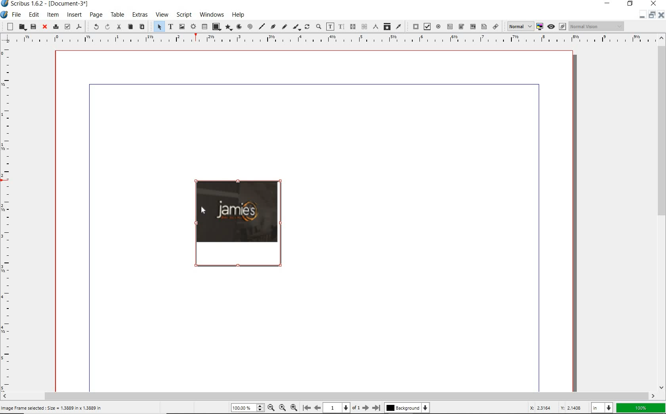 The image size is (666, 414). I want to click on last, so click(377, 408).